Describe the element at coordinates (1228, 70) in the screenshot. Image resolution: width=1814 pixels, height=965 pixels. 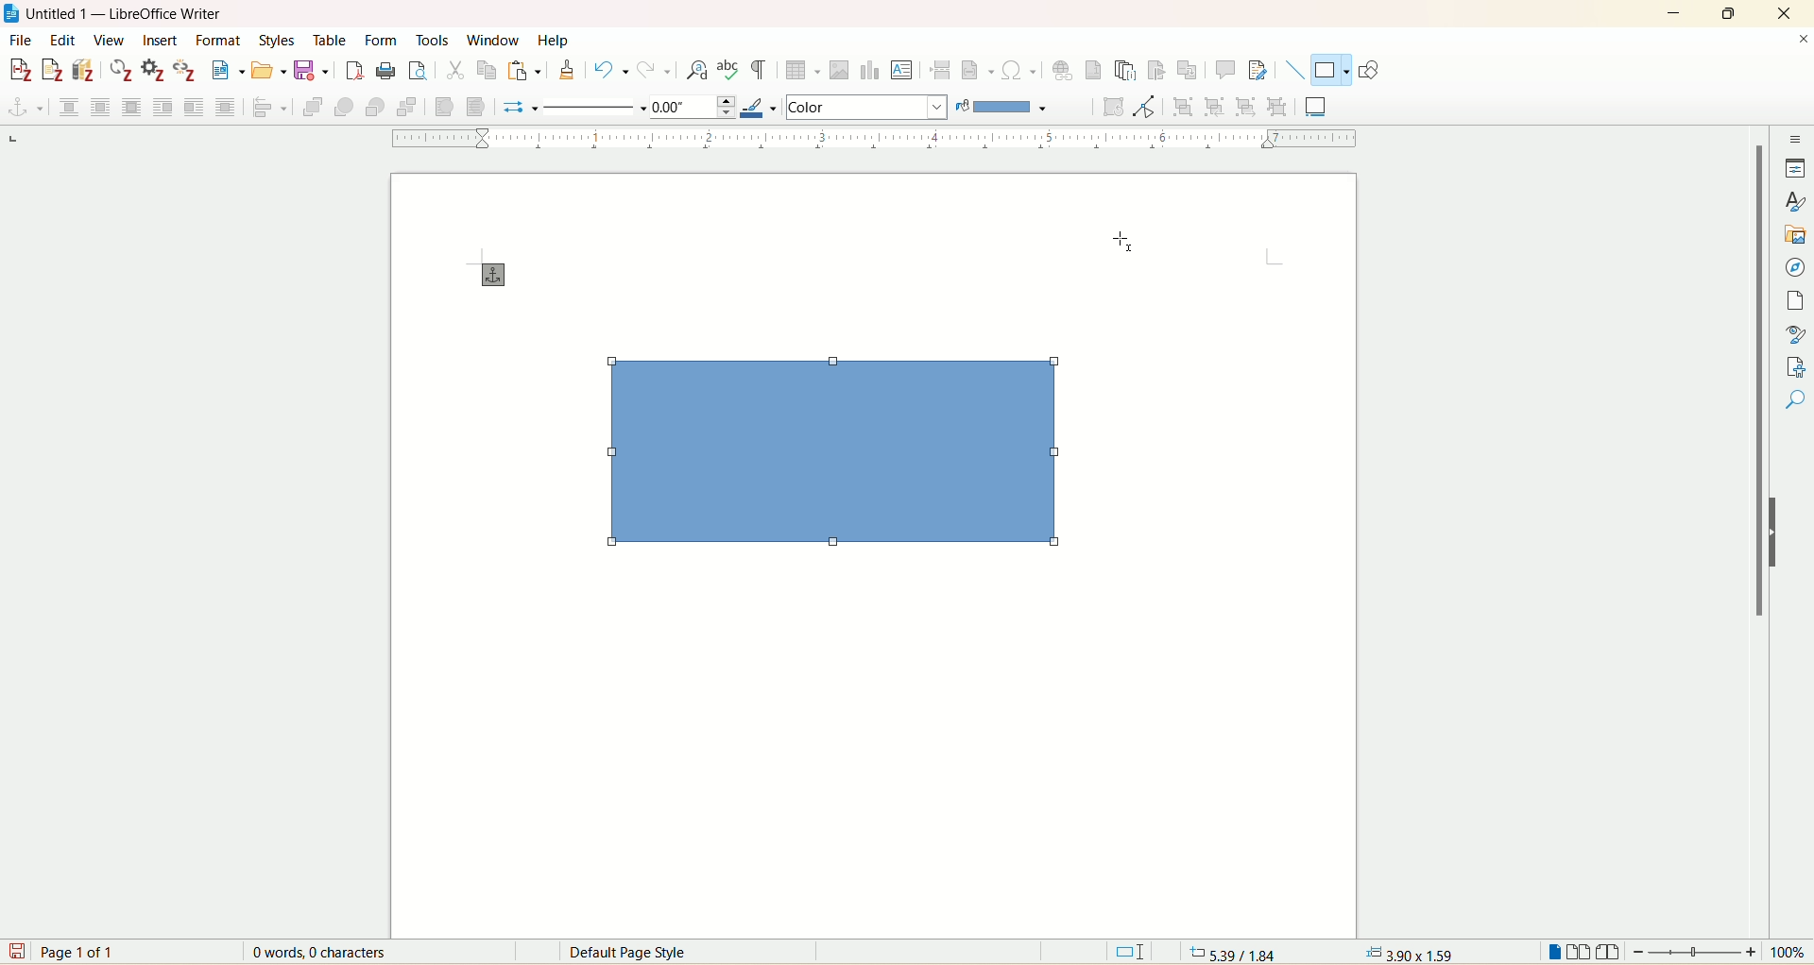
I see `insert comment` at that location.